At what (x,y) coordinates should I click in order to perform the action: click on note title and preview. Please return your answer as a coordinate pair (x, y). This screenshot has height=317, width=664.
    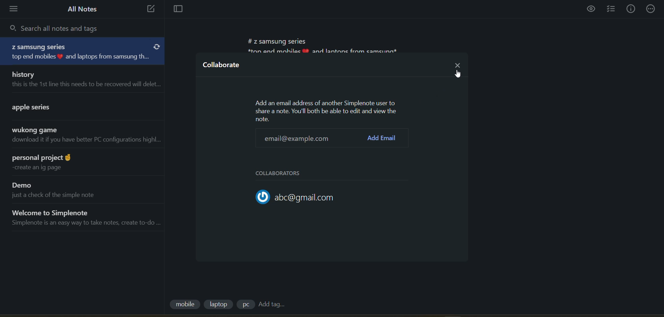
    Looking at the image, I should click on (83, 162).